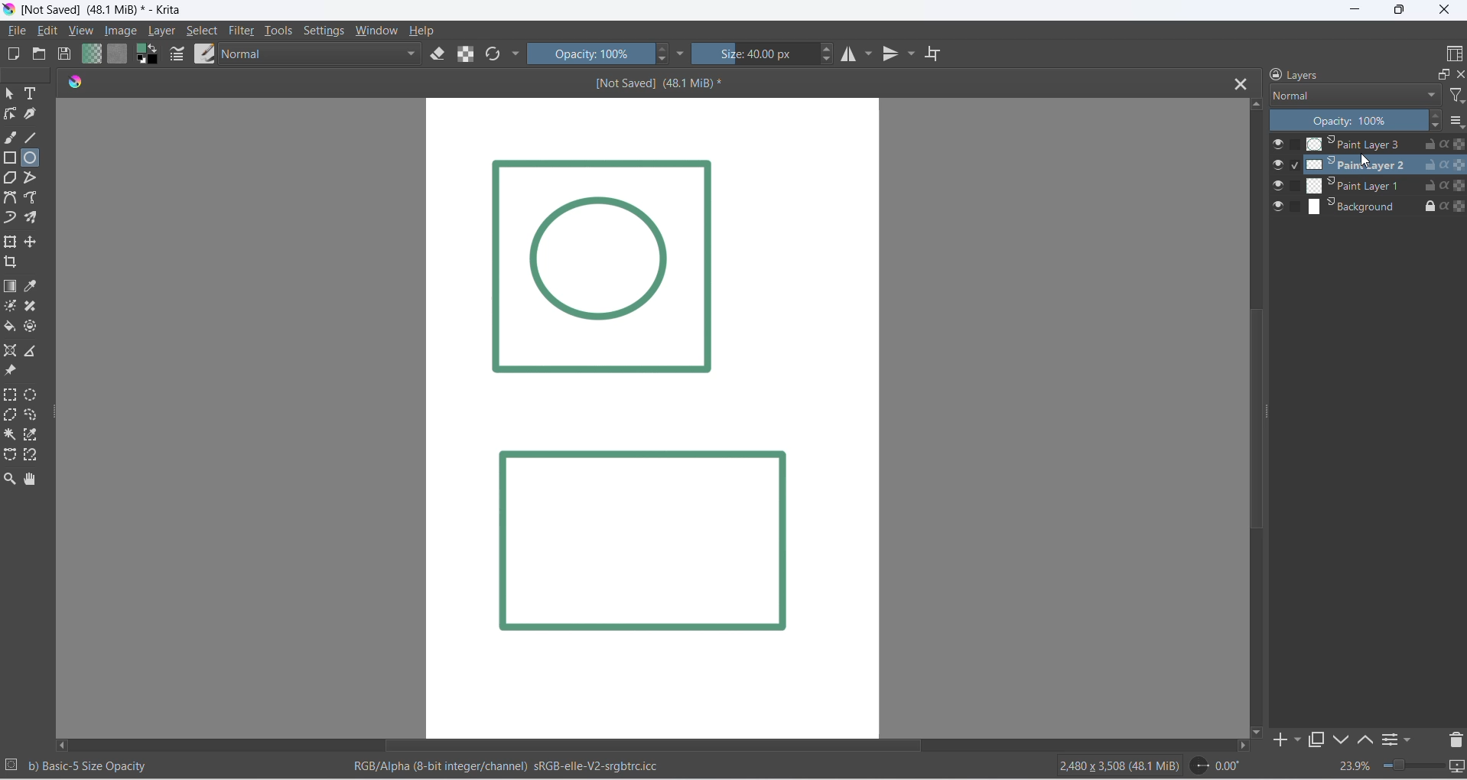 This screenshot has width=1467, height=780. What do you see at coordinates (10, 456) in the screenshot?
I see `curve selection tool` at bounding box center [10, 456].